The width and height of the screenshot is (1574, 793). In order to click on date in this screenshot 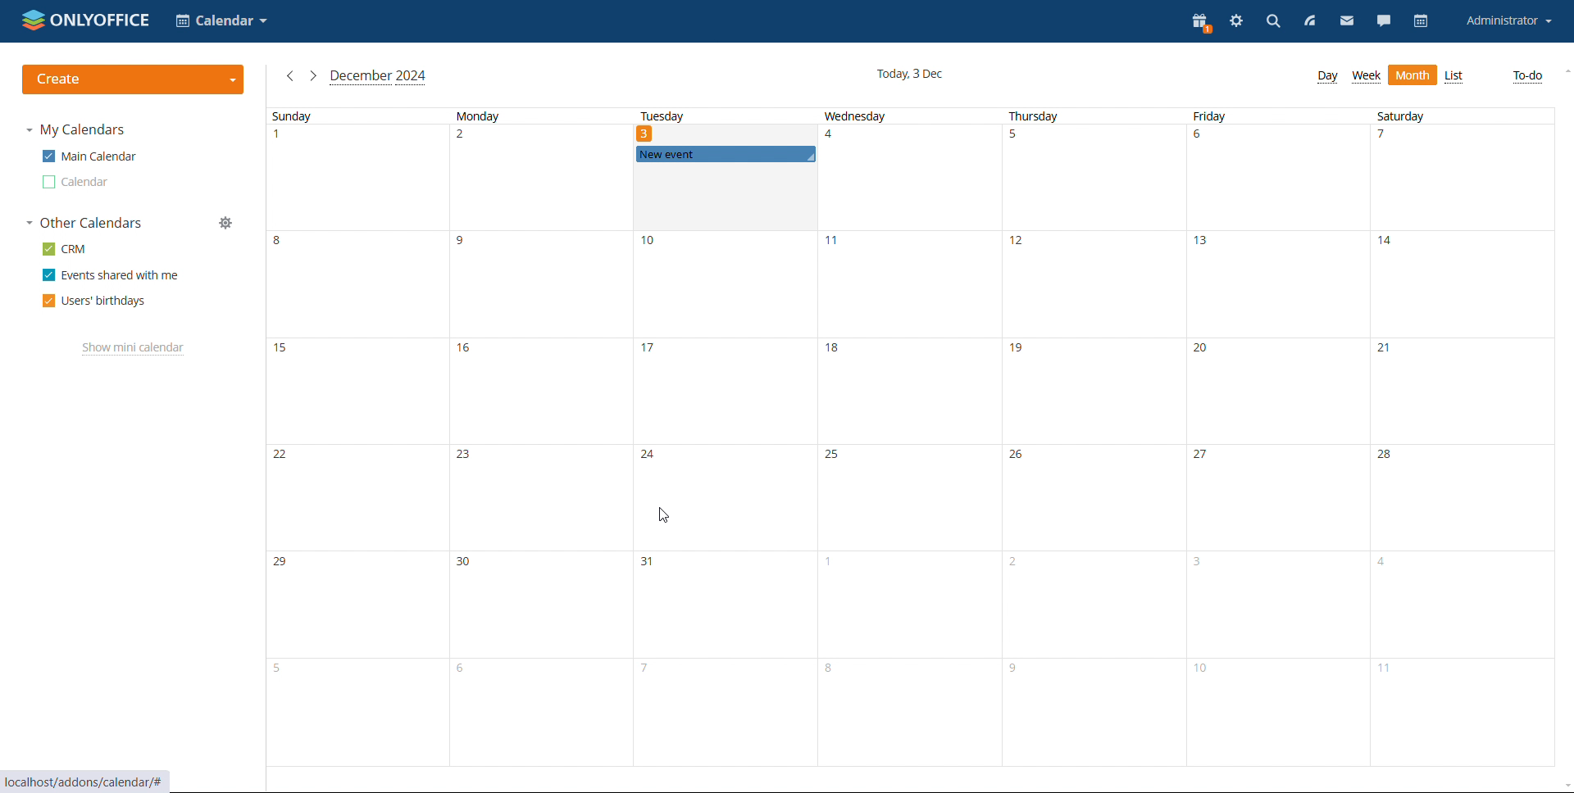, I will do `click(1467, 714)`.